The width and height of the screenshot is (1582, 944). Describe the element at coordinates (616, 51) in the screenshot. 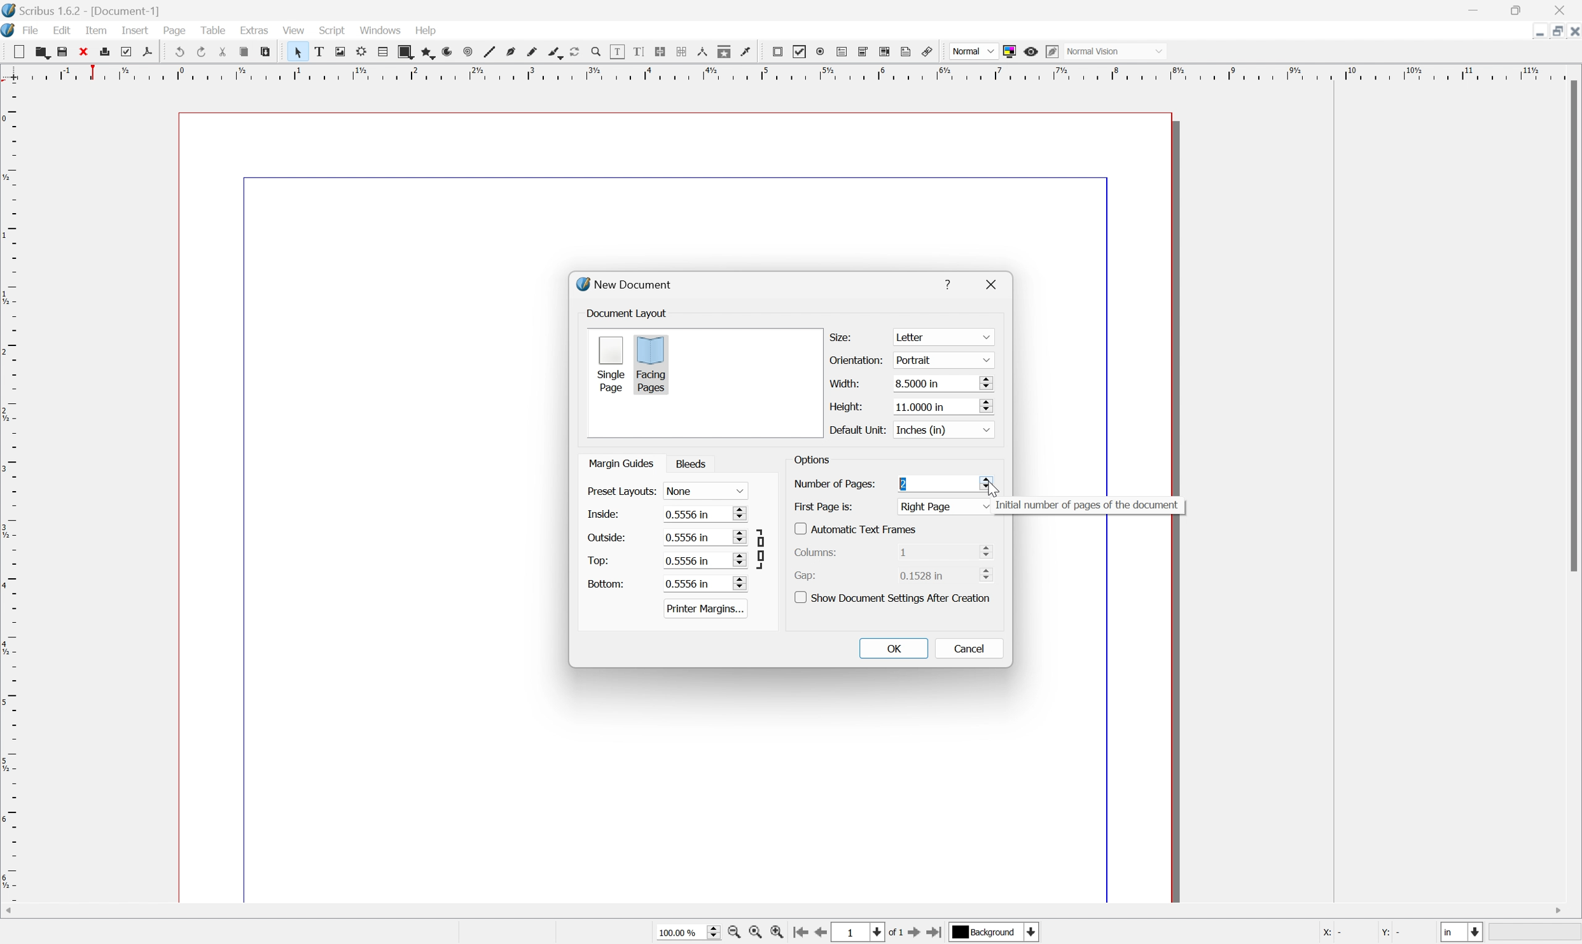

I see `Edit contents of frame` at that location.